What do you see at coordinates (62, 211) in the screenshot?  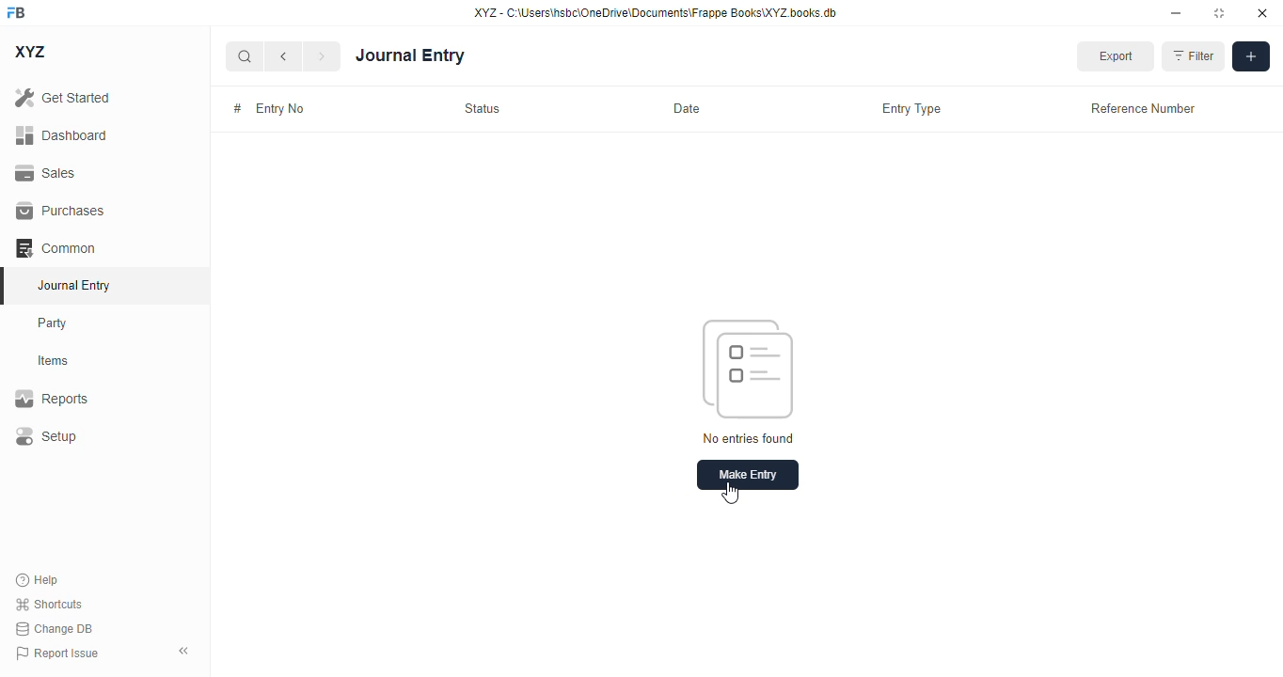 I see `purchases` at bounding box center [62, 211].